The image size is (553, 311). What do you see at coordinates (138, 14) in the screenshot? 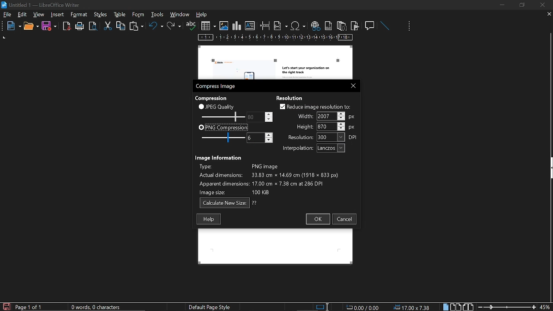
I see `table` at bounding box center [138, 14].